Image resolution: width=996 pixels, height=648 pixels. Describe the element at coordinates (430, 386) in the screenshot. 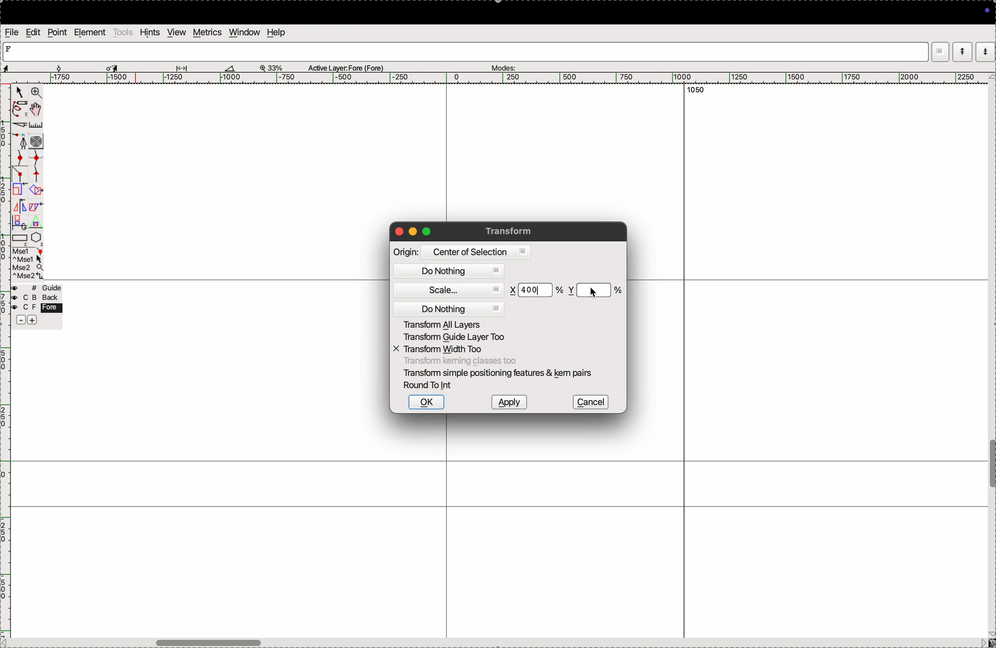

I see `round to int` at that location.